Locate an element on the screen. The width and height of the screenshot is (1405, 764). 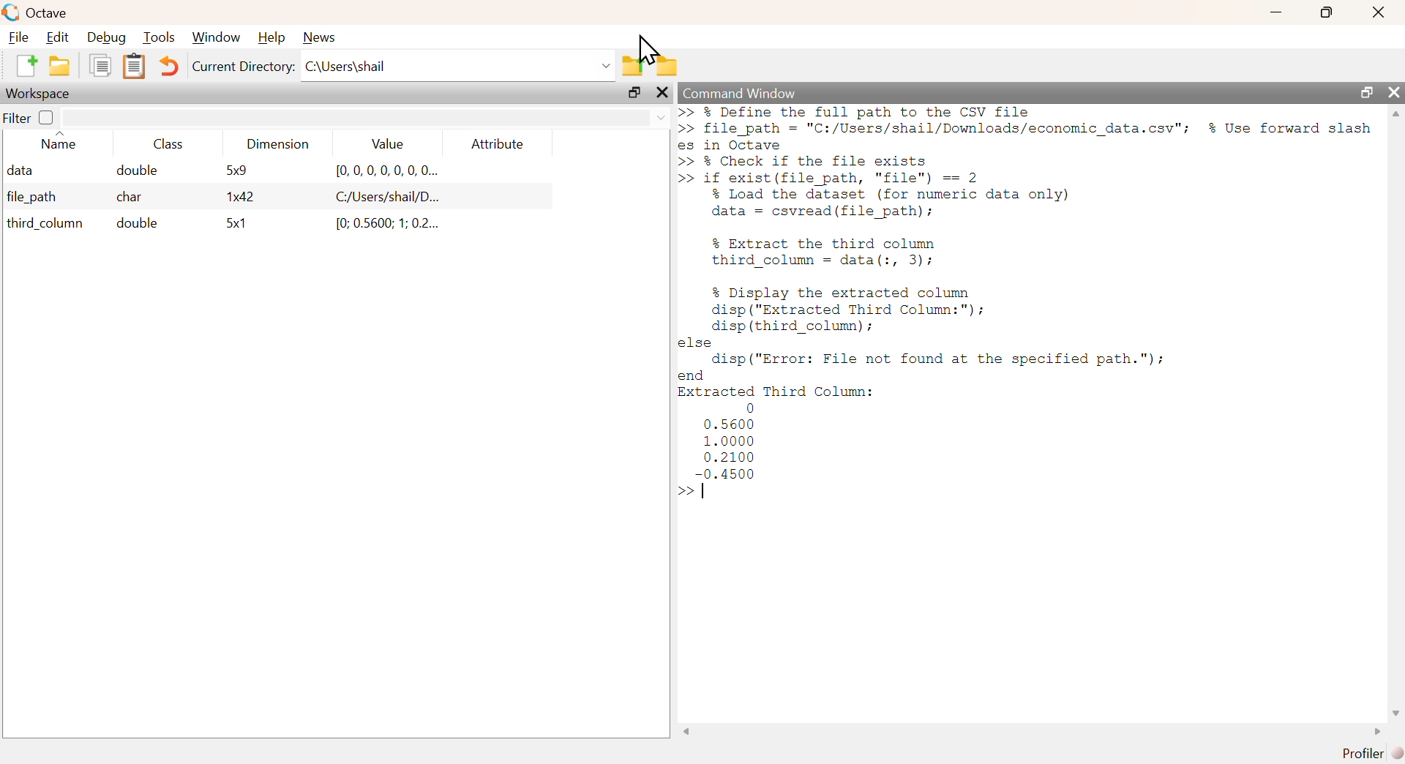
parent directory is located at coordinates (636, 65).